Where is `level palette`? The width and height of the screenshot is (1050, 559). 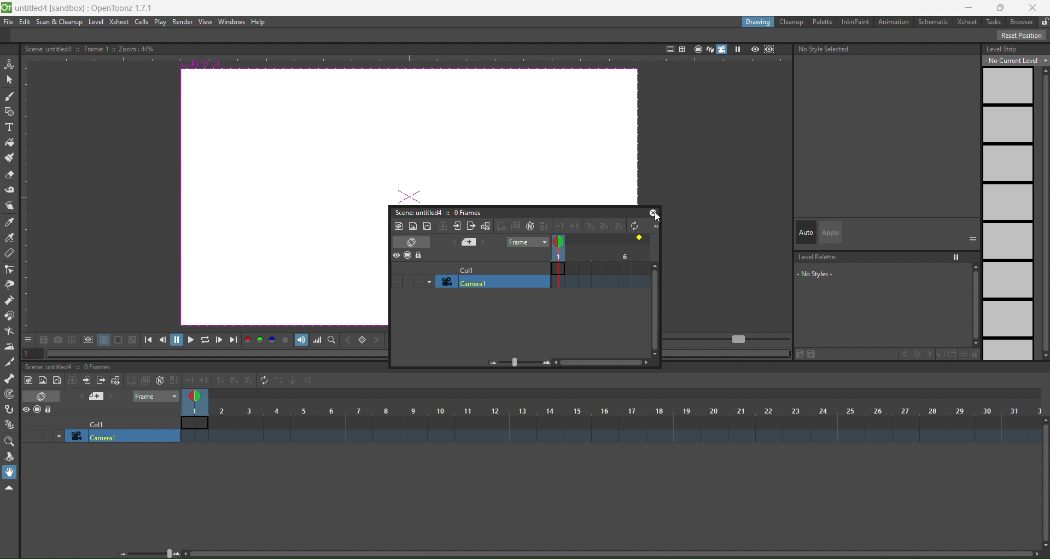
level palette is located at coordinates (885, 275).